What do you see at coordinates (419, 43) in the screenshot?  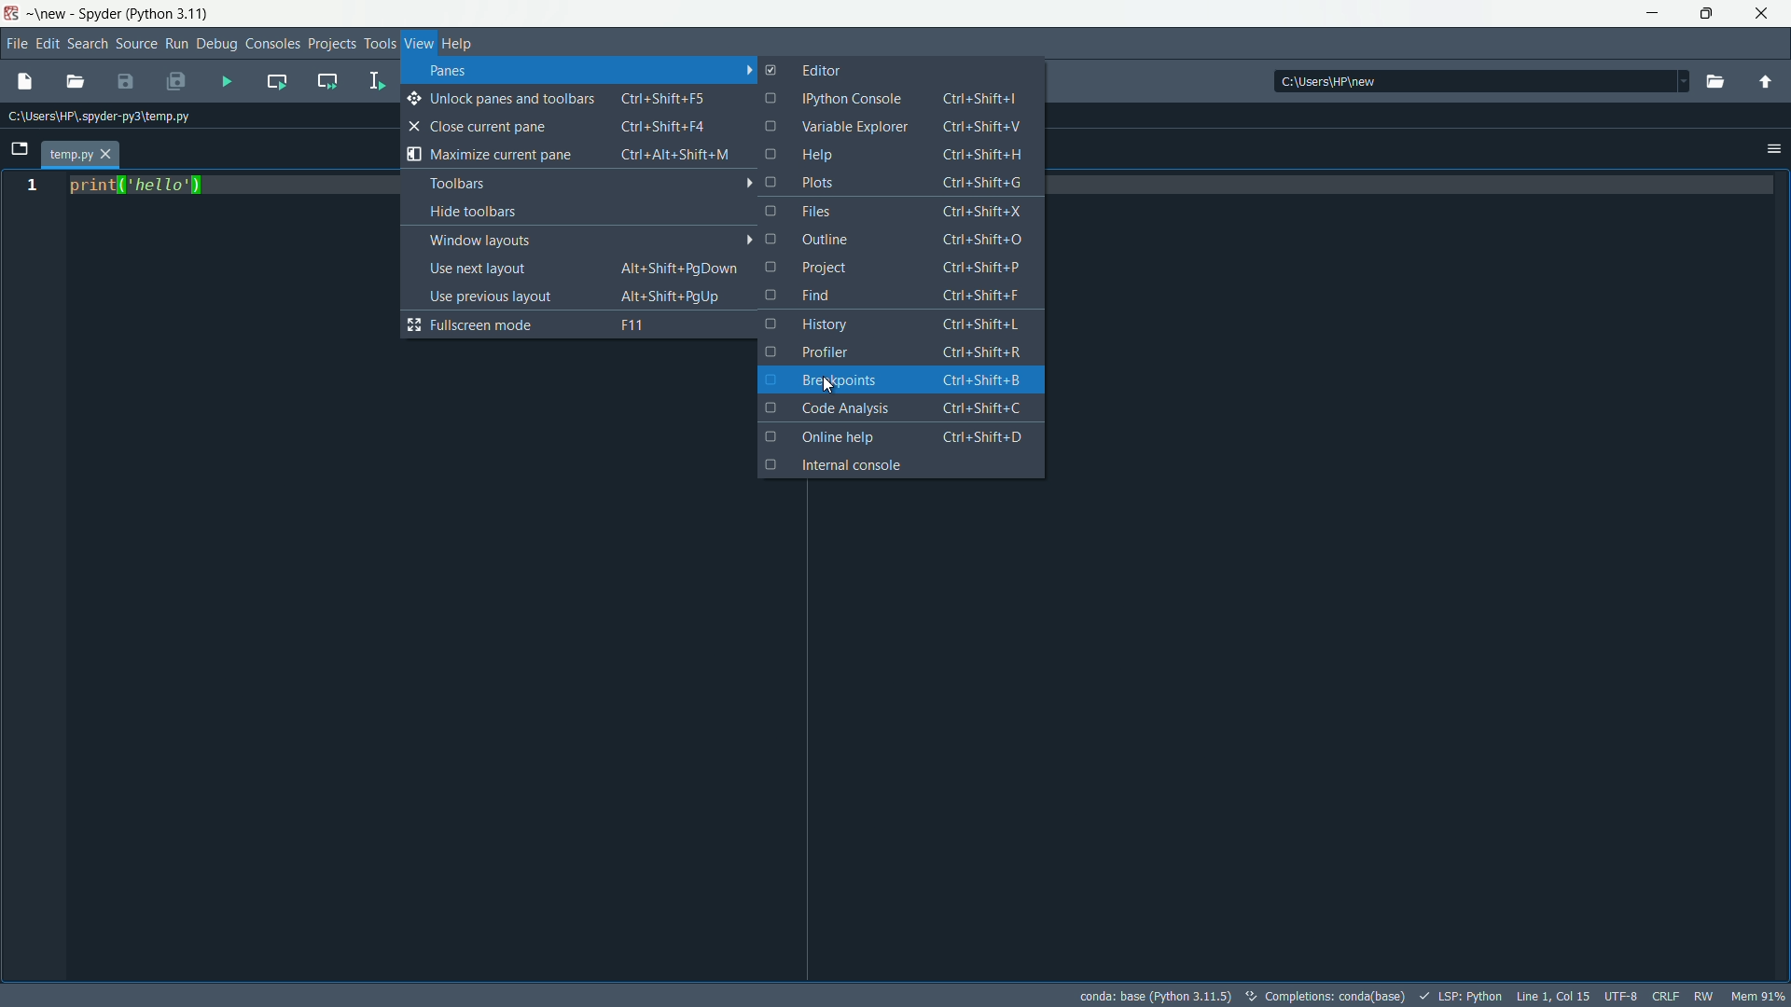 I see `view menu` at bounding box center [419, 43].